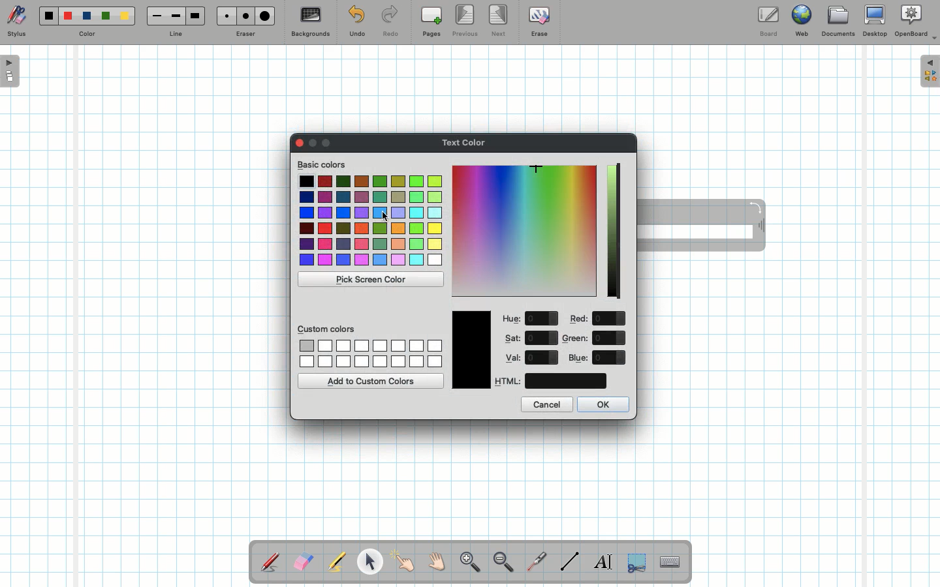 Image resolution: width=940 pixels, height=587 pixels. I want to click on Darkness, so click(617, 232).